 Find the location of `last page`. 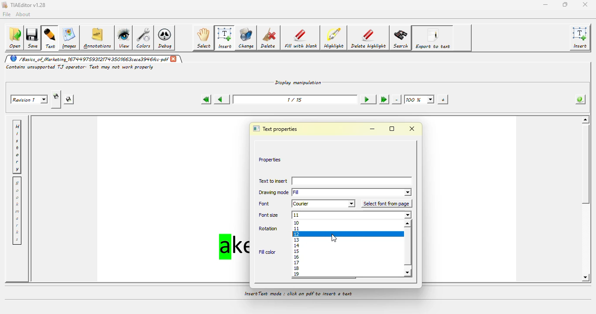

last page is located at coordinates (383, 99).